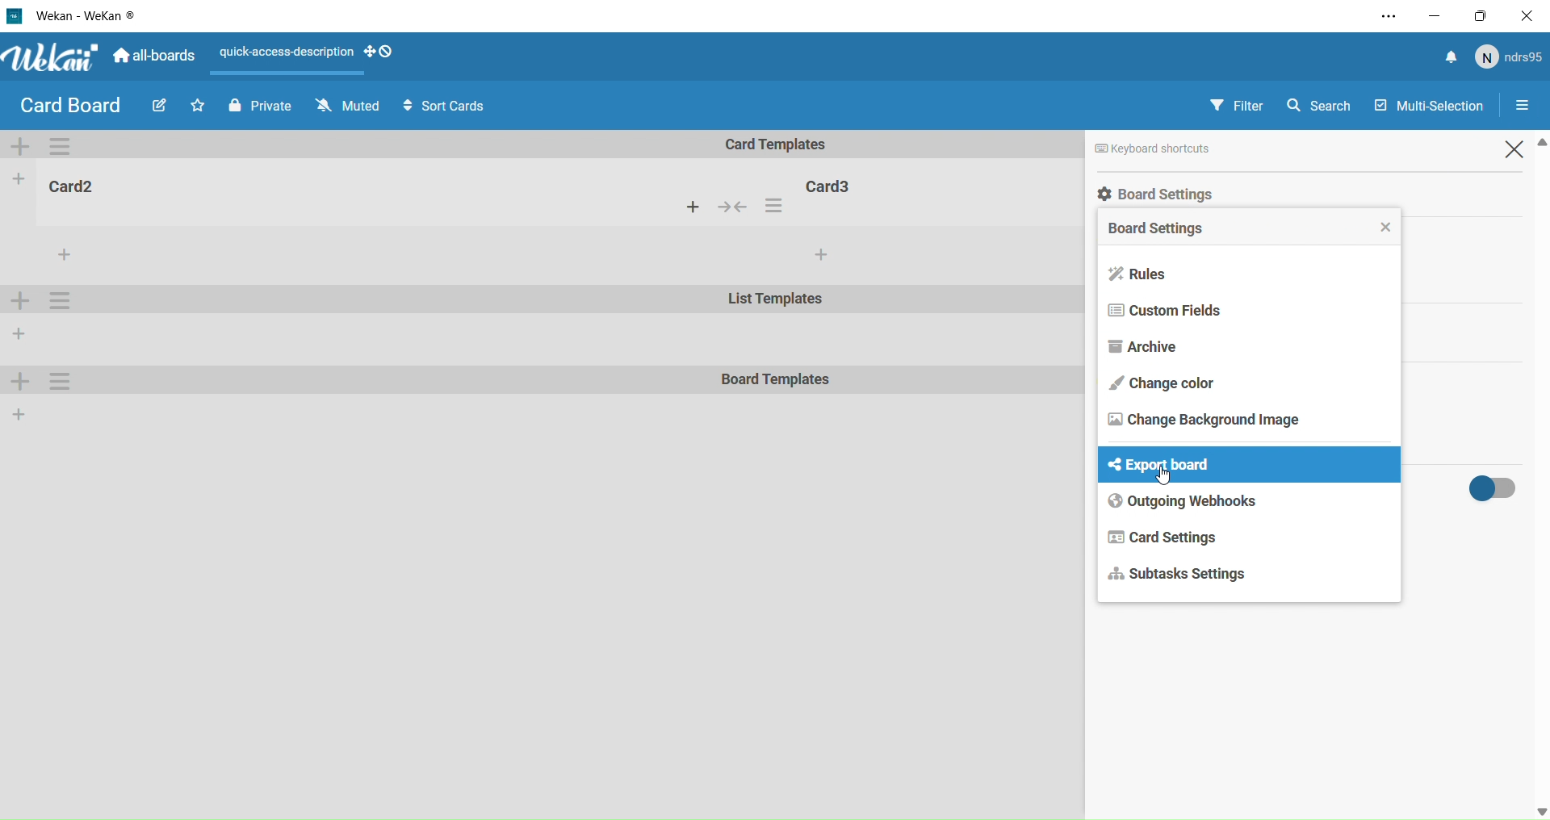 This screenshot has height=820, width=1550. Describe the element at coordinates (59, 302) in the screenshot. I see `` at that location.